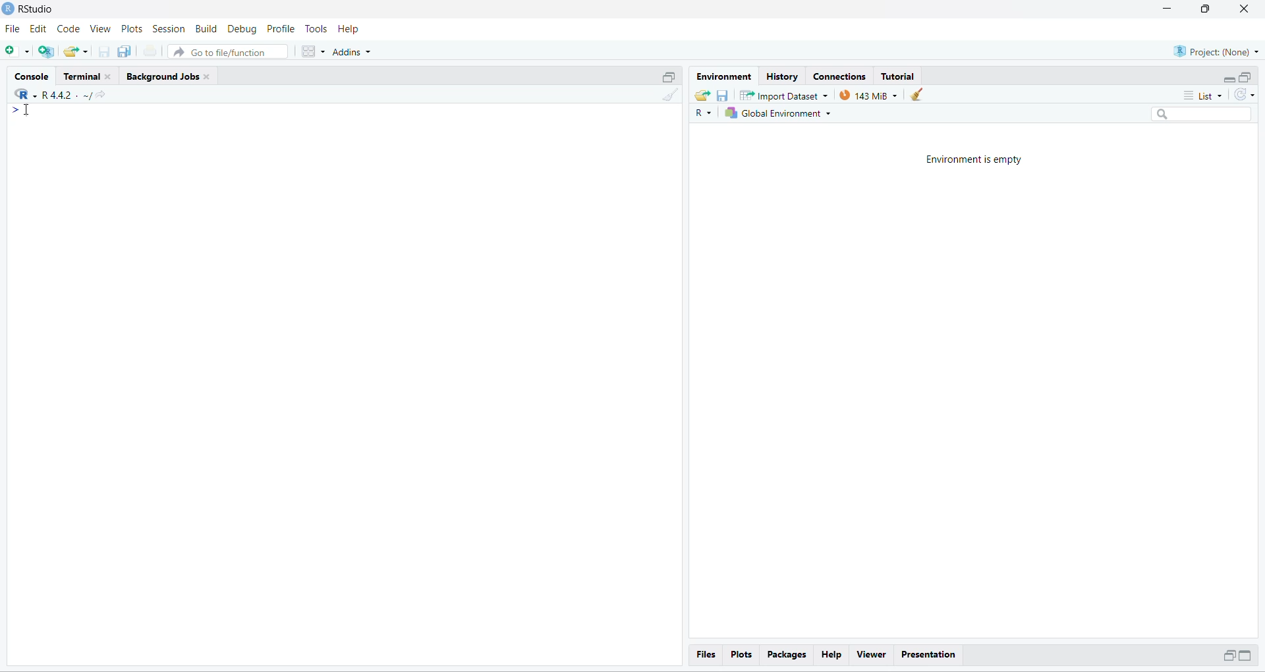  What do you see at coordinates (318, 28) in the screenshot?
I see `tools` at bounding box center [318, 28].